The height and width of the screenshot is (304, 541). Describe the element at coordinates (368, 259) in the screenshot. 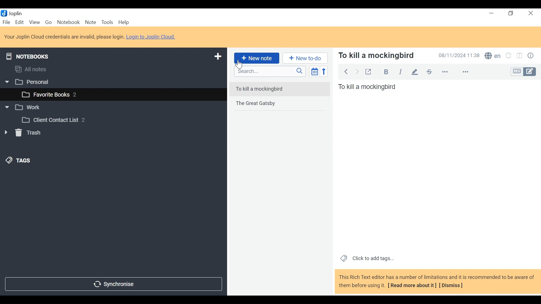

I see `Click to add tags` at that location.